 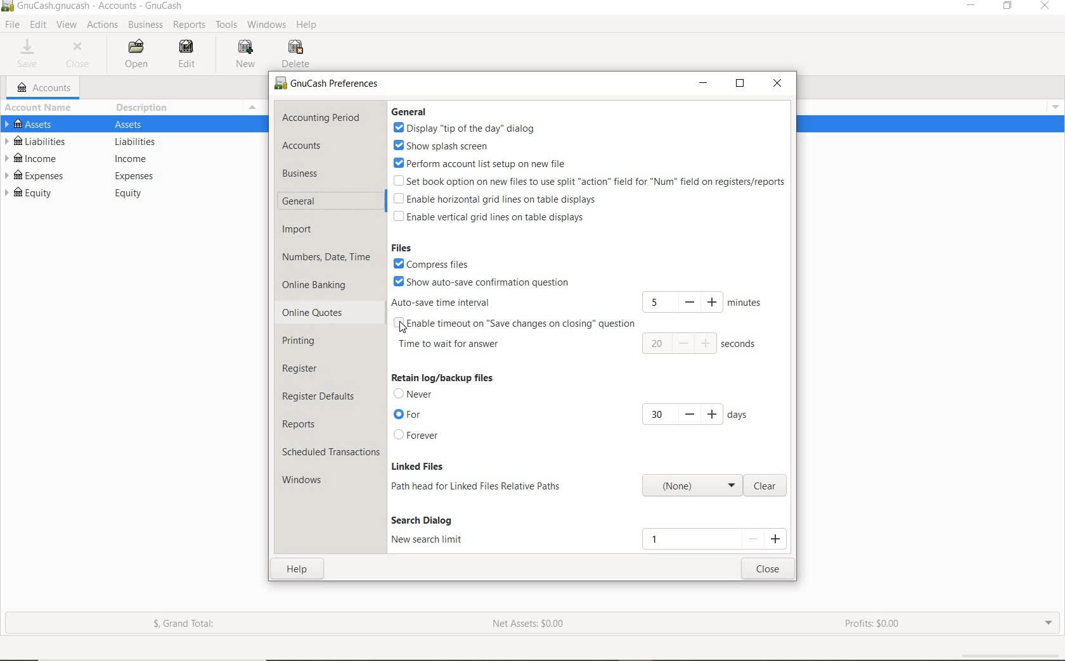 What do you see at coordinates (416, 466) in the screenshot?
I see `linked files` at bounding box center [416, 466].